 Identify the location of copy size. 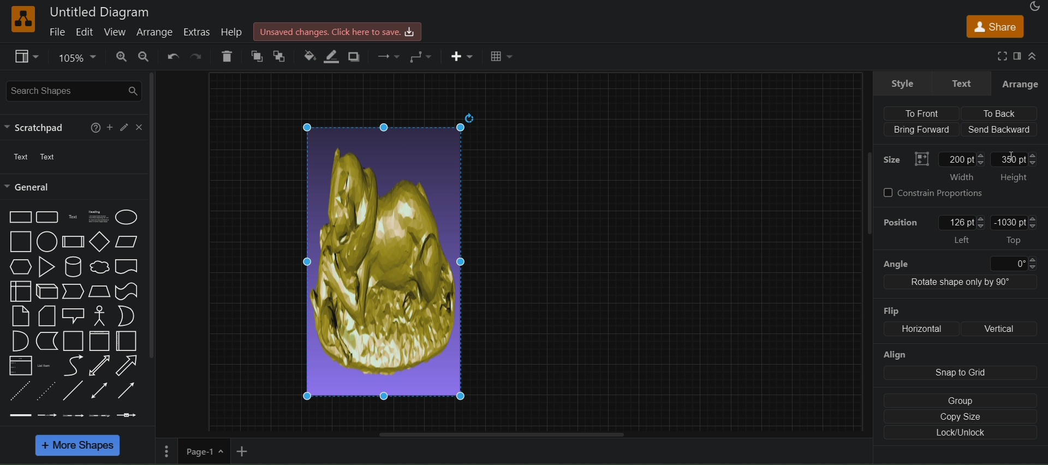
(960, 418).